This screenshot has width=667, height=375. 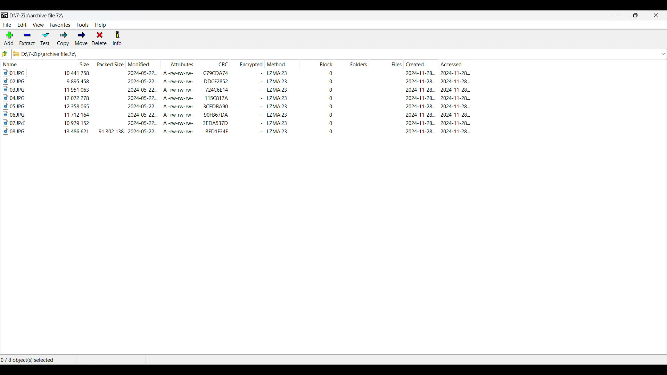 I want to click on size, so click(x=76, y=132).